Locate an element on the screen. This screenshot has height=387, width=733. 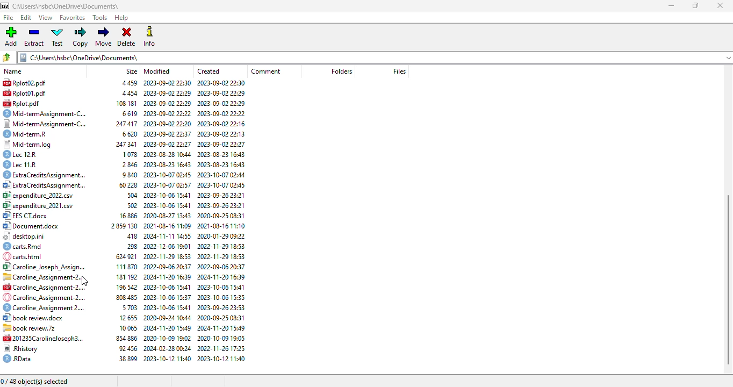
2023-00-02 22:29 is located at coordinates (222, 102).